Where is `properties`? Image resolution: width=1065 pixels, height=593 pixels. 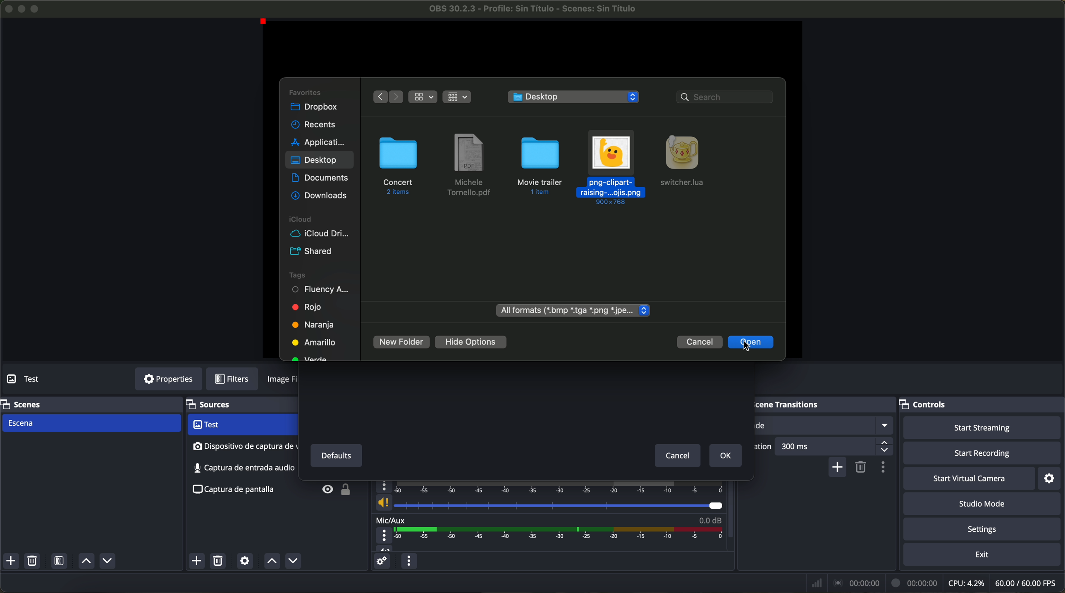 properties is located at coordinates (168, 379).